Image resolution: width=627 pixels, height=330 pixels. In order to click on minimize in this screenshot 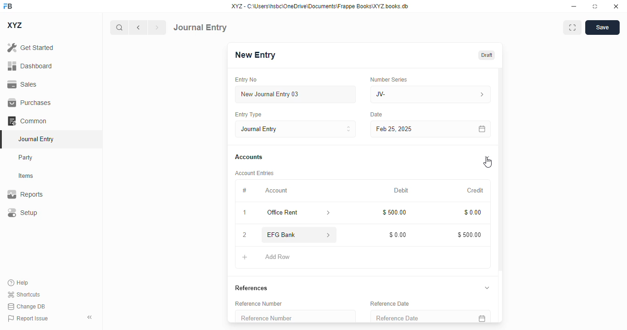, I will do `click(574, 6)`.